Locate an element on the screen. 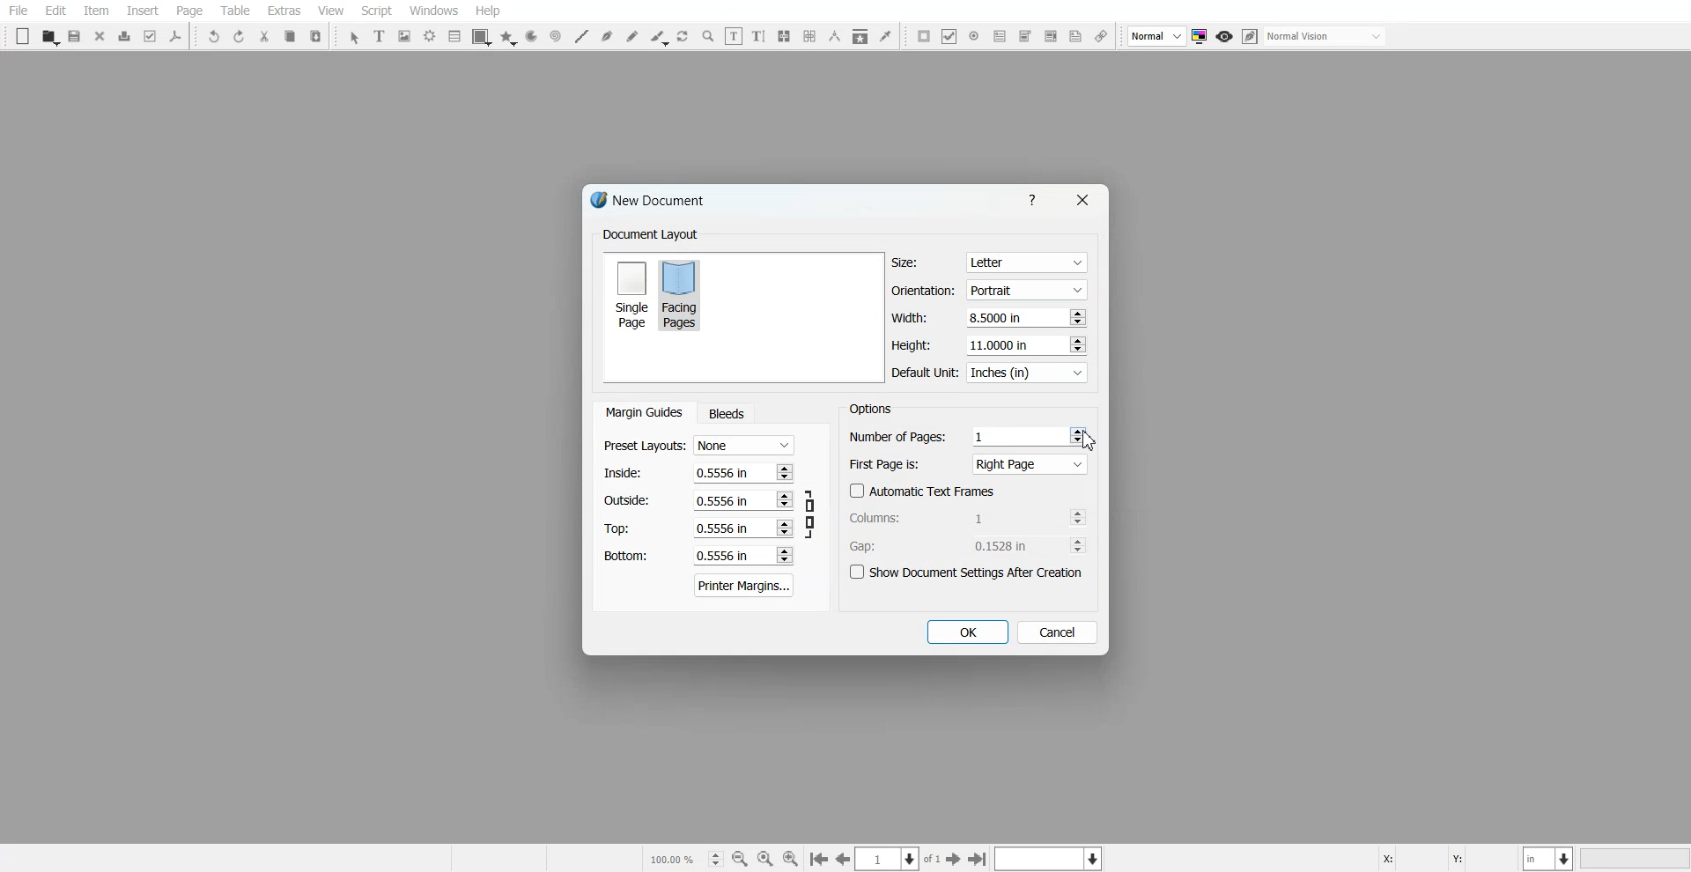  Calligraphic line is located at coordinates (659, 38).